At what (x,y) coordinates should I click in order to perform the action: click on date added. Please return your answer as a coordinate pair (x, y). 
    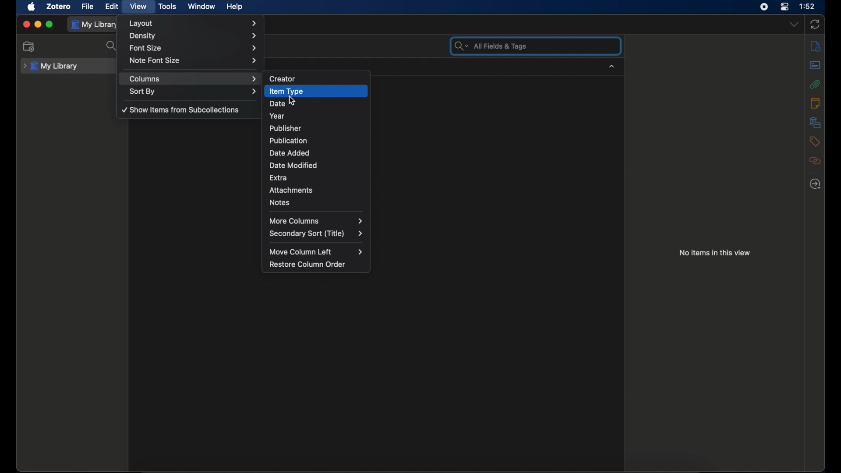
    Looking at the image, I should click on (290, 153).